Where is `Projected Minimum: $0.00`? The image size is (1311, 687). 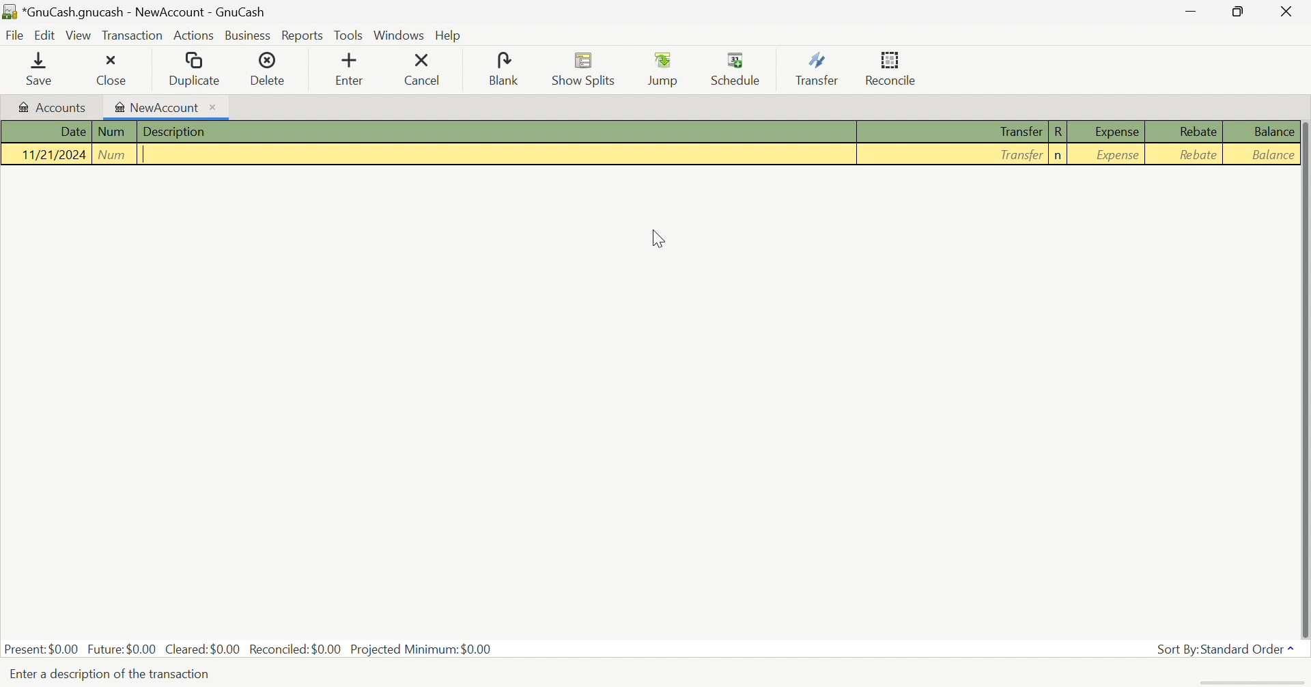
Projected Minimum: $0.00 is located at coordinates (421, 649).